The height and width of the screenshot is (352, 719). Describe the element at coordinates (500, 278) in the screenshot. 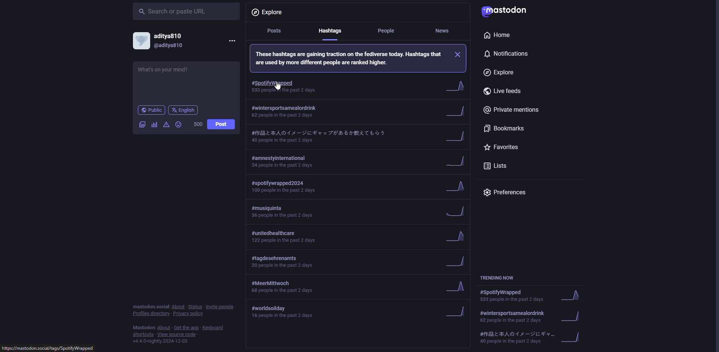

I see `trending ` at that location.